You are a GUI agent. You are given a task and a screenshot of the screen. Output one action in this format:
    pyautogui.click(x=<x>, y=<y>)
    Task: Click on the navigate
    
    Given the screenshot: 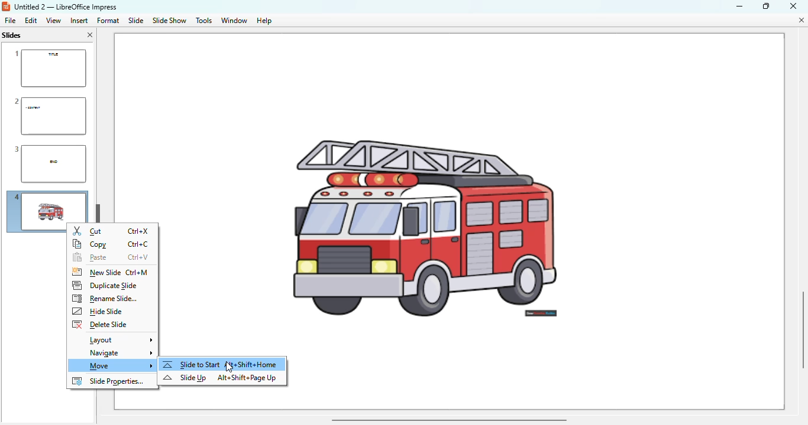 What is the action you would take?
    pyautogui.click(x=119, y=354)
    